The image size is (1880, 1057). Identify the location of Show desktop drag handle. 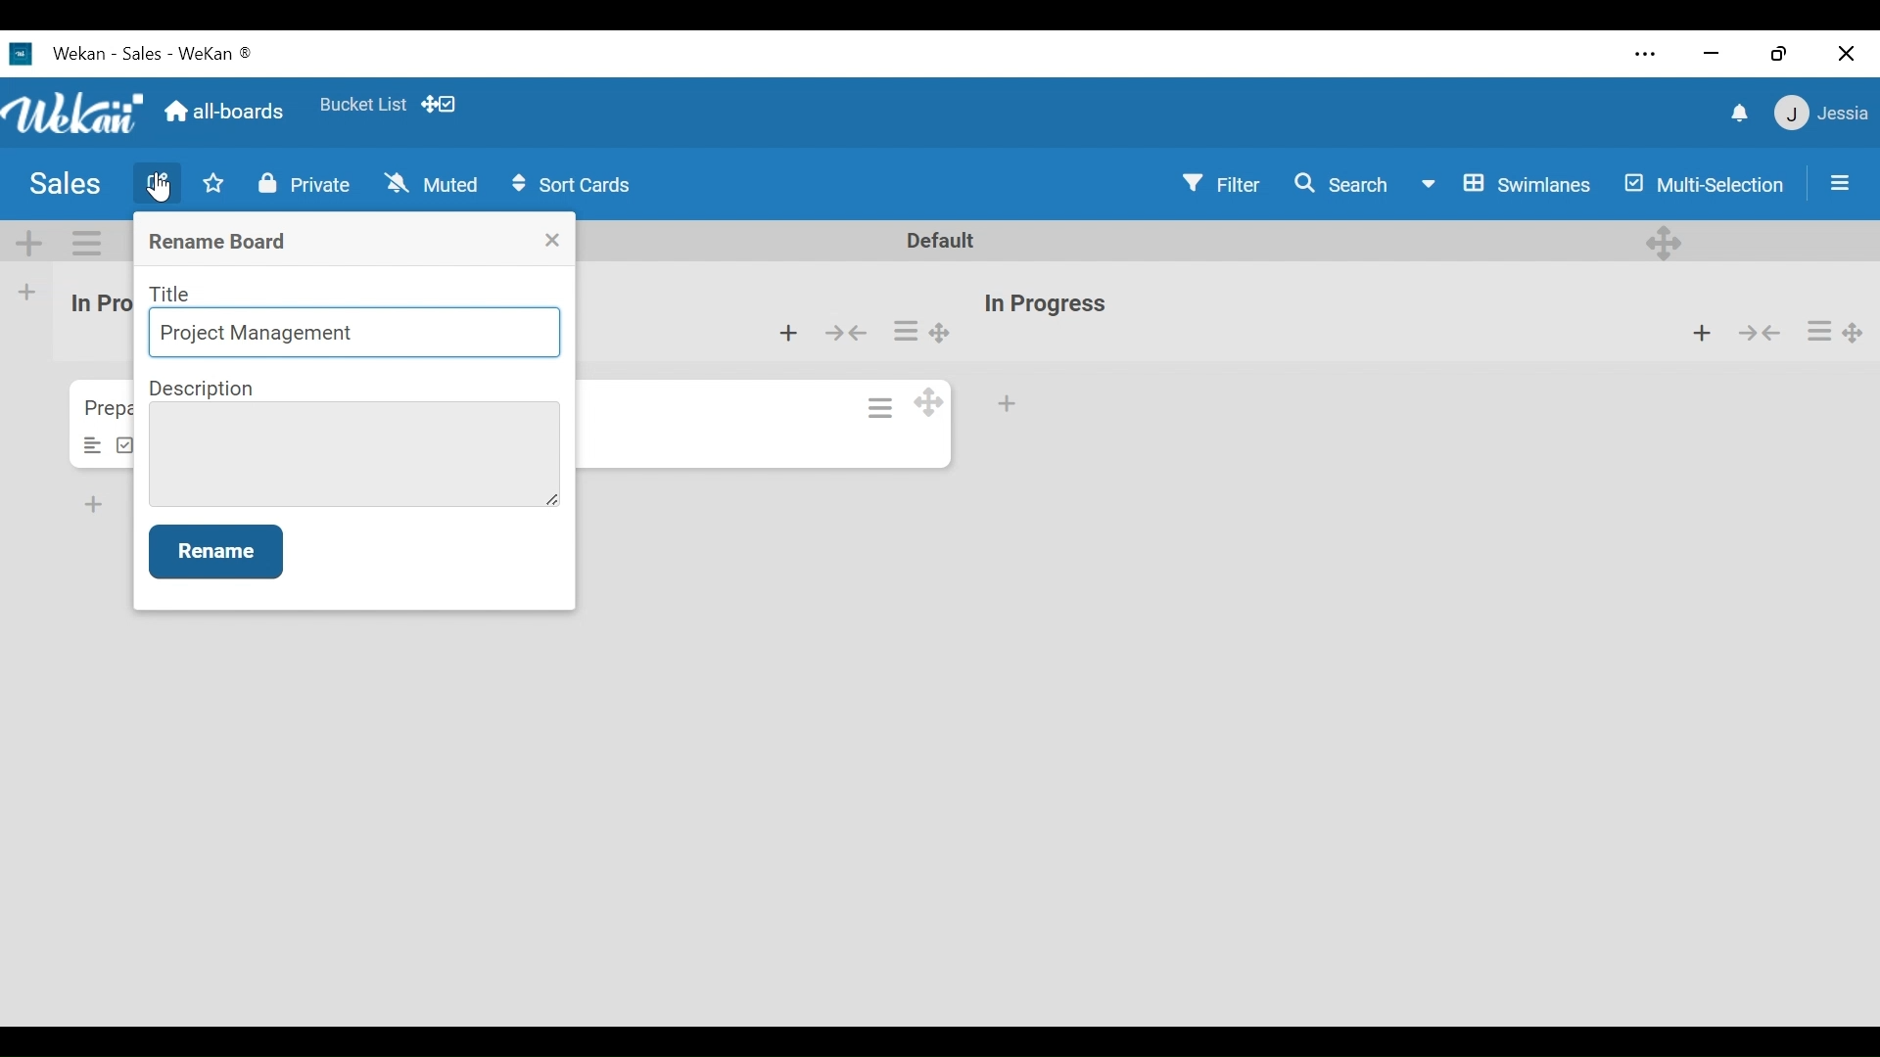
(440, 103).